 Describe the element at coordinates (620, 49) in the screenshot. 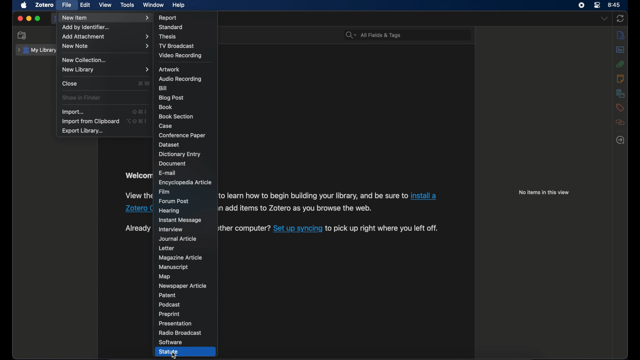

I see `abstract` at that location.